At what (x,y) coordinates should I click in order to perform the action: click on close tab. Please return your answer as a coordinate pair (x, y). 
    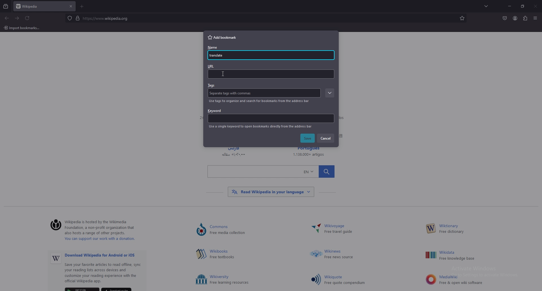
    Looking at the image, I should click on (71, 6).